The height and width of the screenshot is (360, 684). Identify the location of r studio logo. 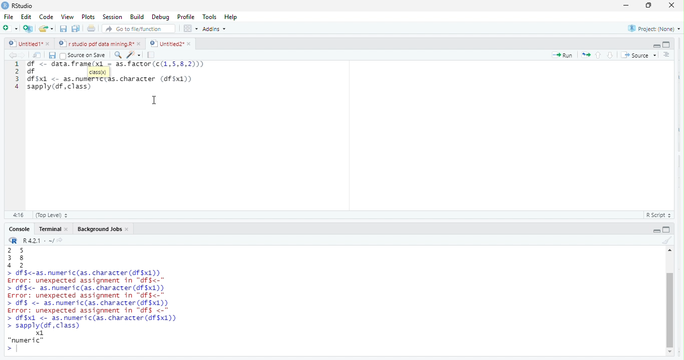
(5, 5).